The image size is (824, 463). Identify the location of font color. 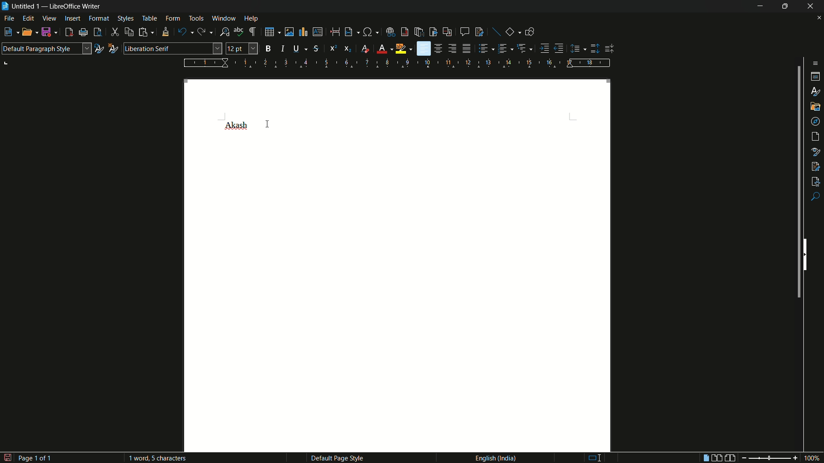
(382, 49).